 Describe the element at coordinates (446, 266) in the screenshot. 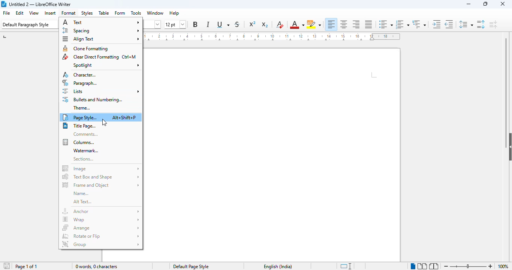

I see `zoom out` at that location.